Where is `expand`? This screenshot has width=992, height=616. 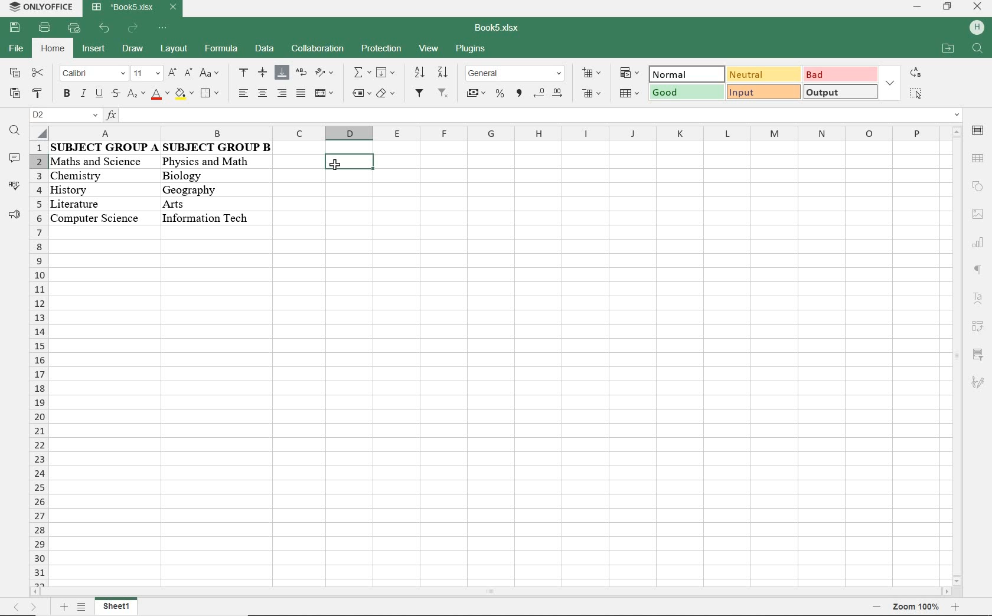
expand is located at coordinates (891, 84).